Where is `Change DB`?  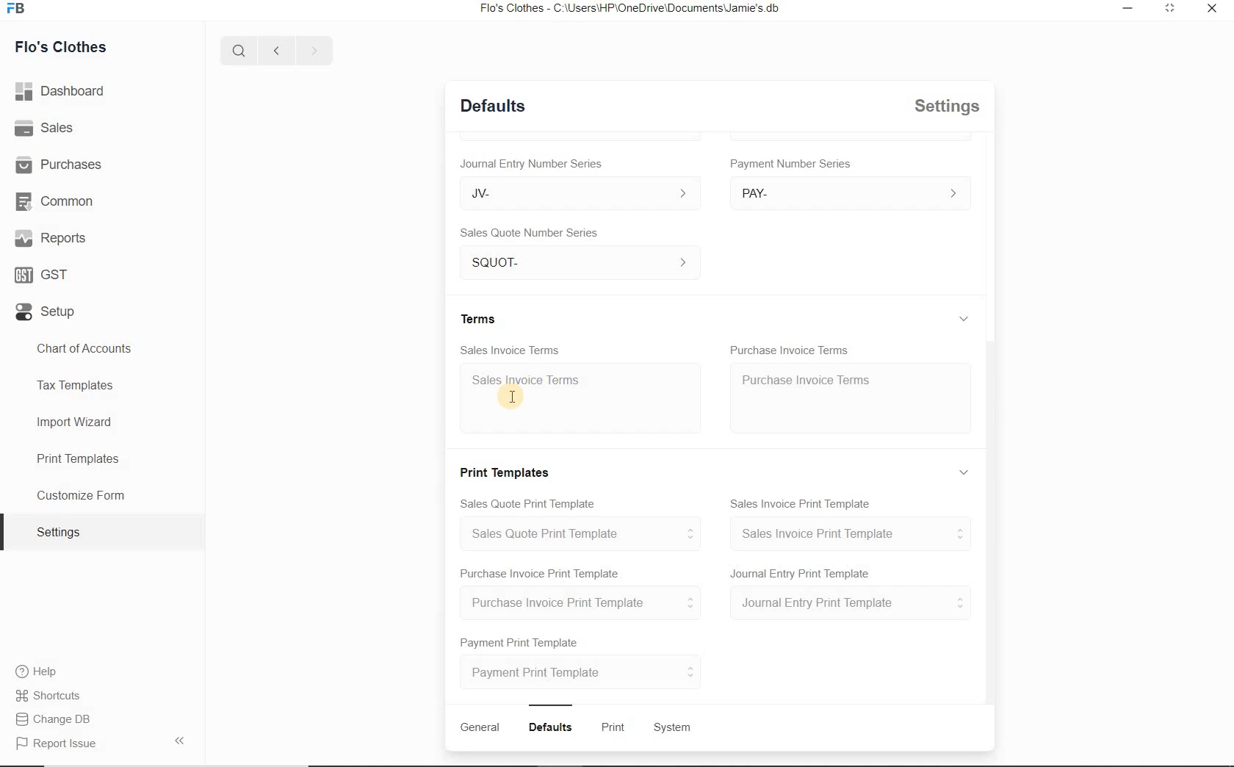 Change DB is located at coordinates (54, 721).